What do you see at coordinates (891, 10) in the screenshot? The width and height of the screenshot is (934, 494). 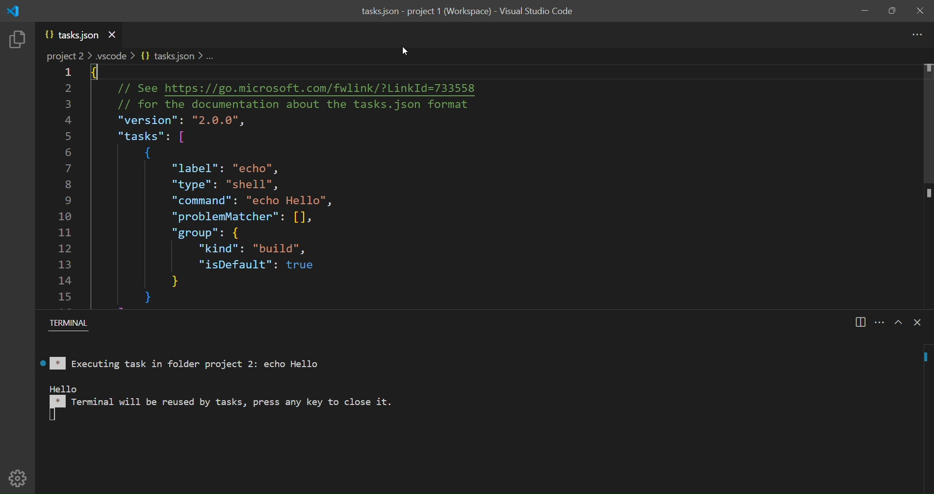 I see `maximize` at bounding box center [891, 10].